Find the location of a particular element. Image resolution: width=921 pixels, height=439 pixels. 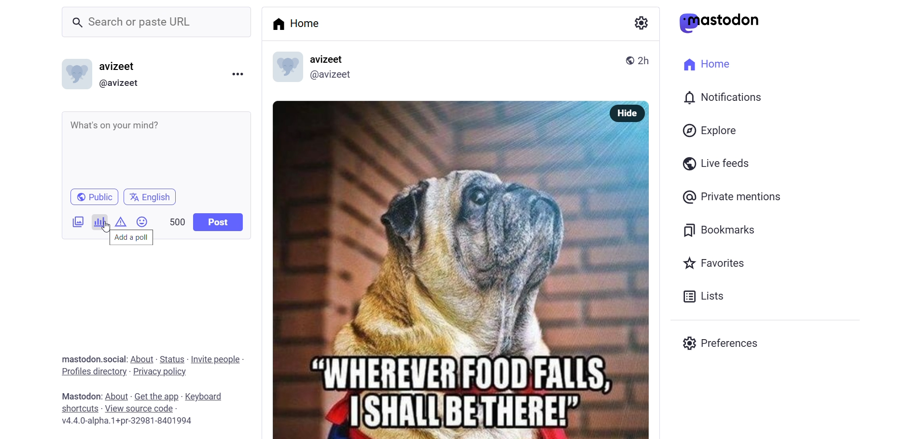

home is located at coordinates (299, 23).